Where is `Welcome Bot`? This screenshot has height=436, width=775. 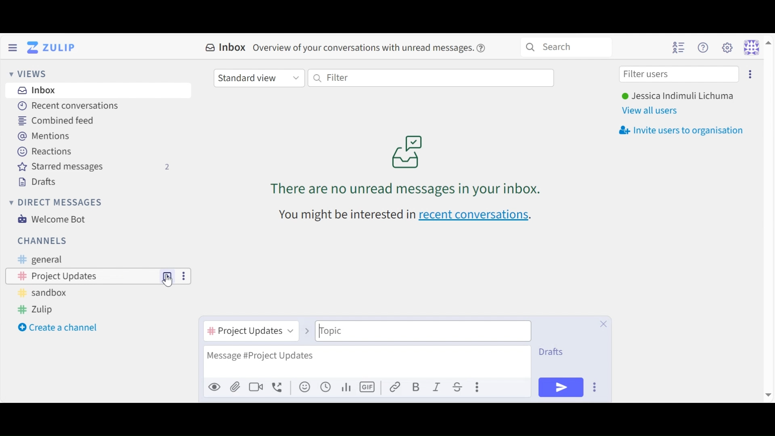
Welcome Bot is located at coordinates (54, 219).